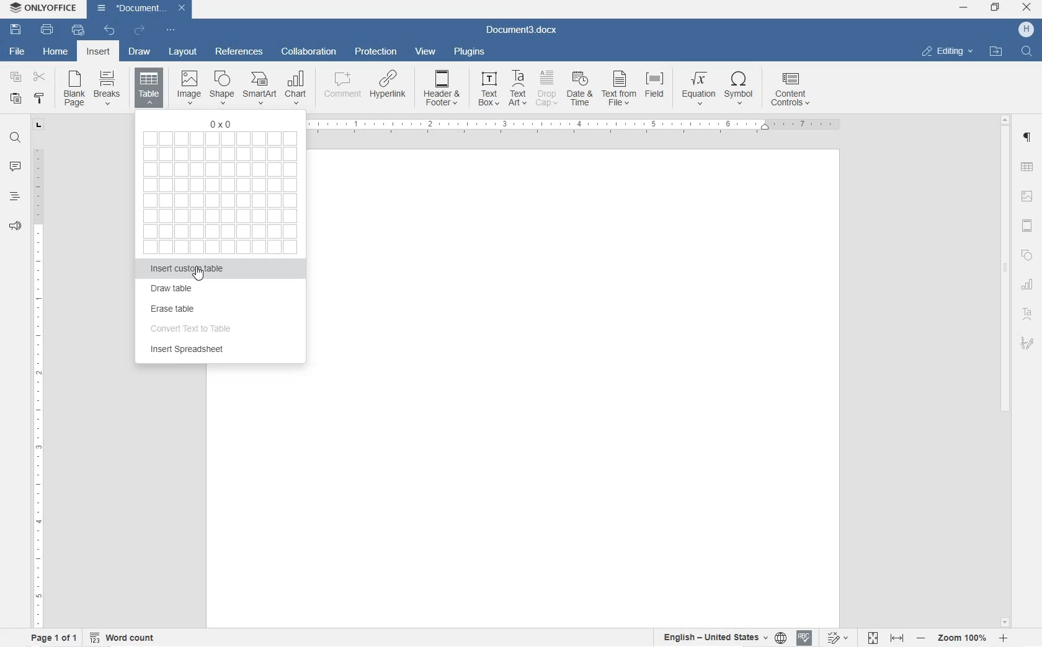  I want to click on Shape, so click(221, 87).